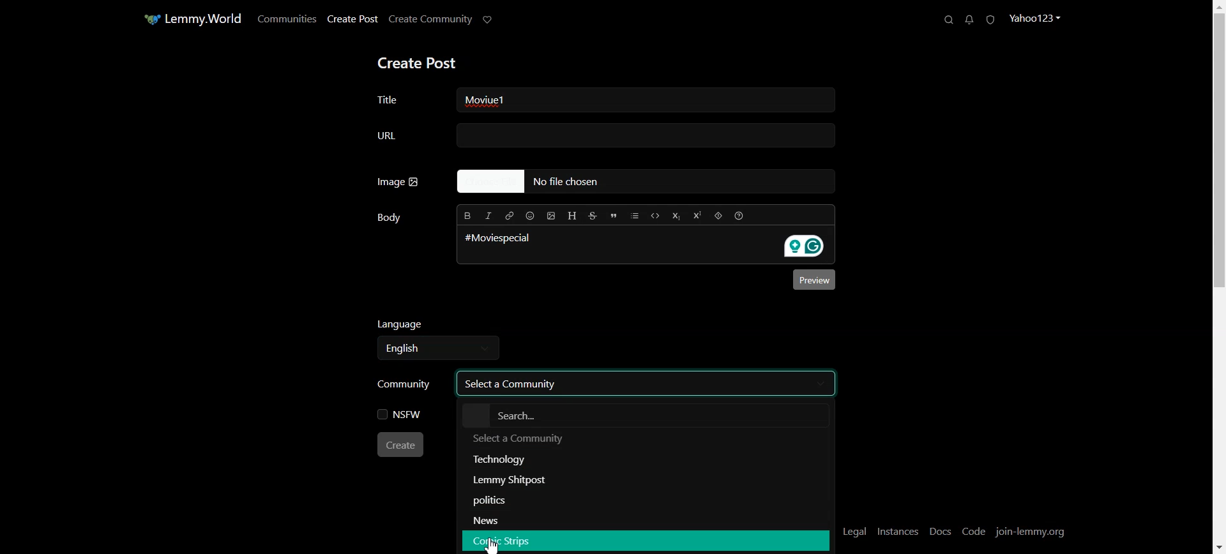 The image size is (1226, 554). Describe the element at coordinates (968, 20) in the screenshot. I see `Unread Messages` at that location.